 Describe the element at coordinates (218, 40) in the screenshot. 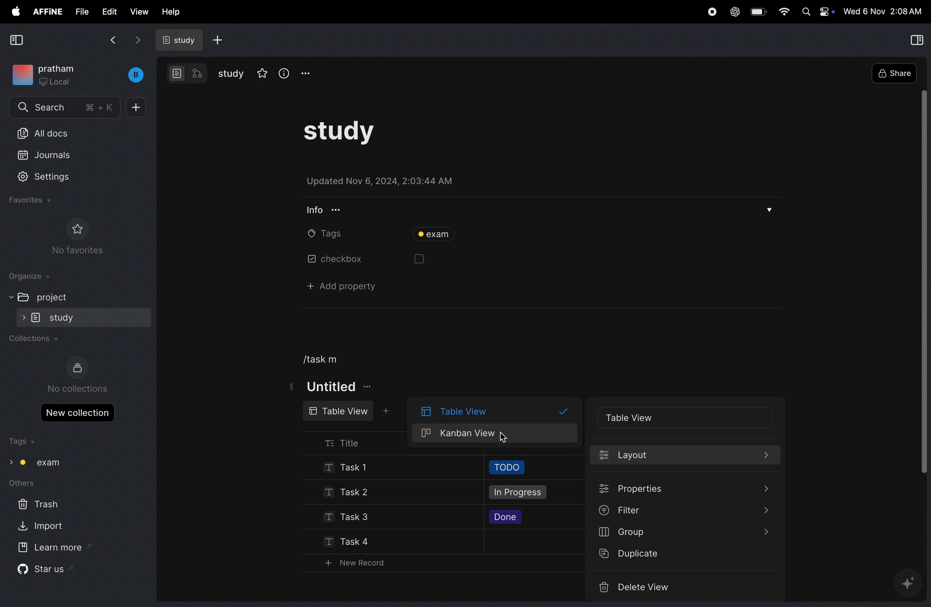

I see `add` at that location.